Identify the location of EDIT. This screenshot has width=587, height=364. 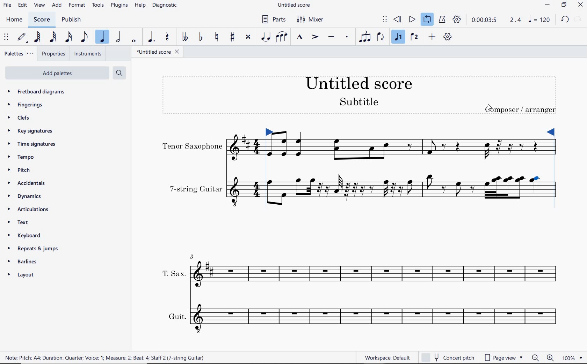
(22, 6).